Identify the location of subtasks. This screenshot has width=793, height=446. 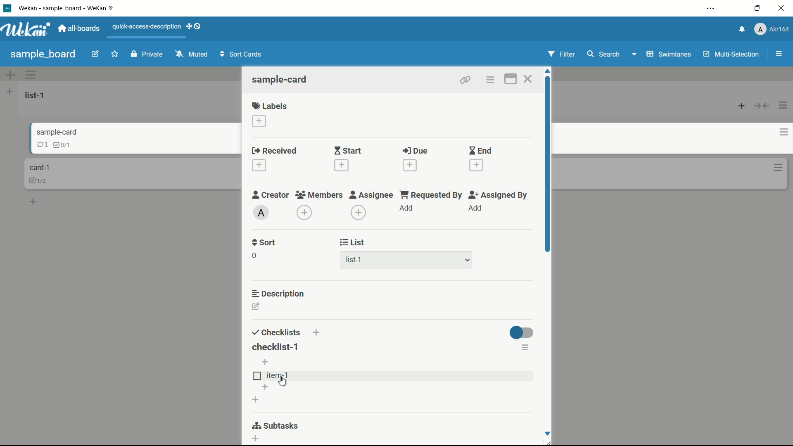
(277, 426).